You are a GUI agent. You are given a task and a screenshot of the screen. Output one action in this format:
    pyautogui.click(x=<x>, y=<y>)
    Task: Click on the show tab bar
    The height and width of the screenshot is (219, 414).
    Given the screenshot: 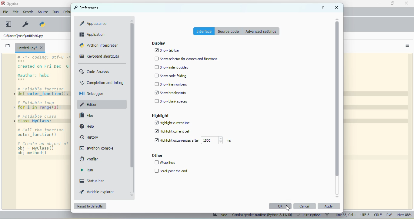 What is the action you would take?
    pyautogui.click(x=167, y=50)
    